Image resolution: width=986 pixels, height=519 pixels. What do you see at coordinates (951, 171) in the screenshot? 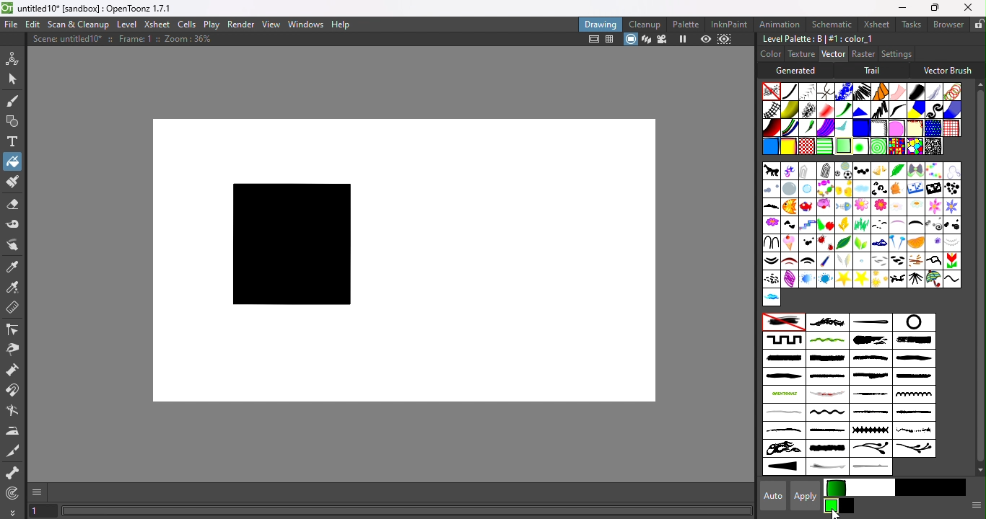
I see `Brush2` at bounding box center [951, 171].